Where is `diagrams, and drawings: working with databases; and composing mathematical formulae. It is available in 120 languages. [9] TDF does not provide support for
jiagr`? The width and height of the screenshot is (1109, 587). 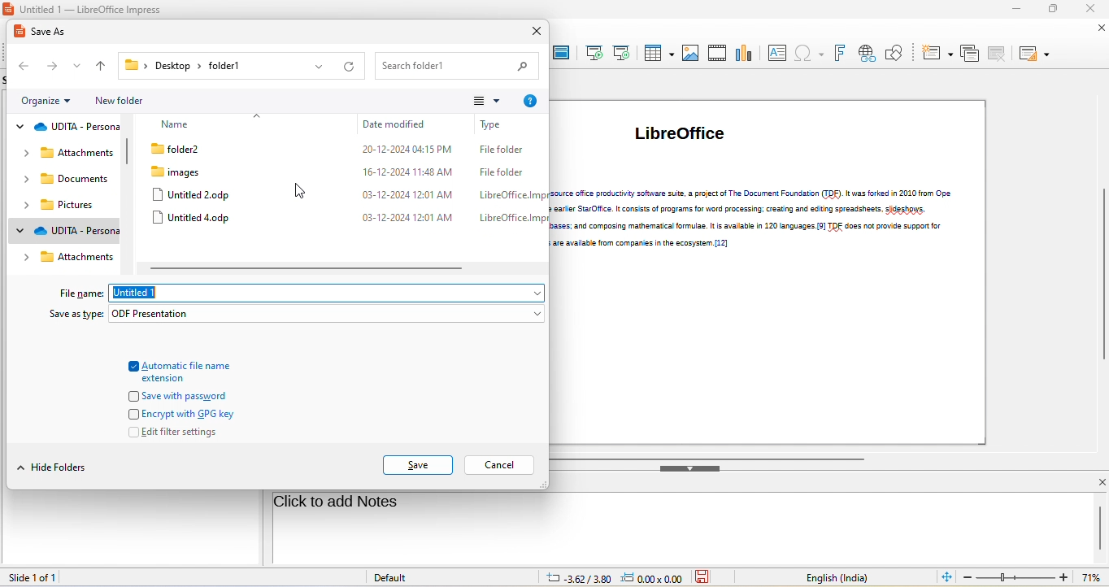 diagrams, and drawings: working with databases; and composing mathematical formulae. It is available in 120 languages. [9] TDF does not provide support for
jiagr is located at coordinates (751, 227).